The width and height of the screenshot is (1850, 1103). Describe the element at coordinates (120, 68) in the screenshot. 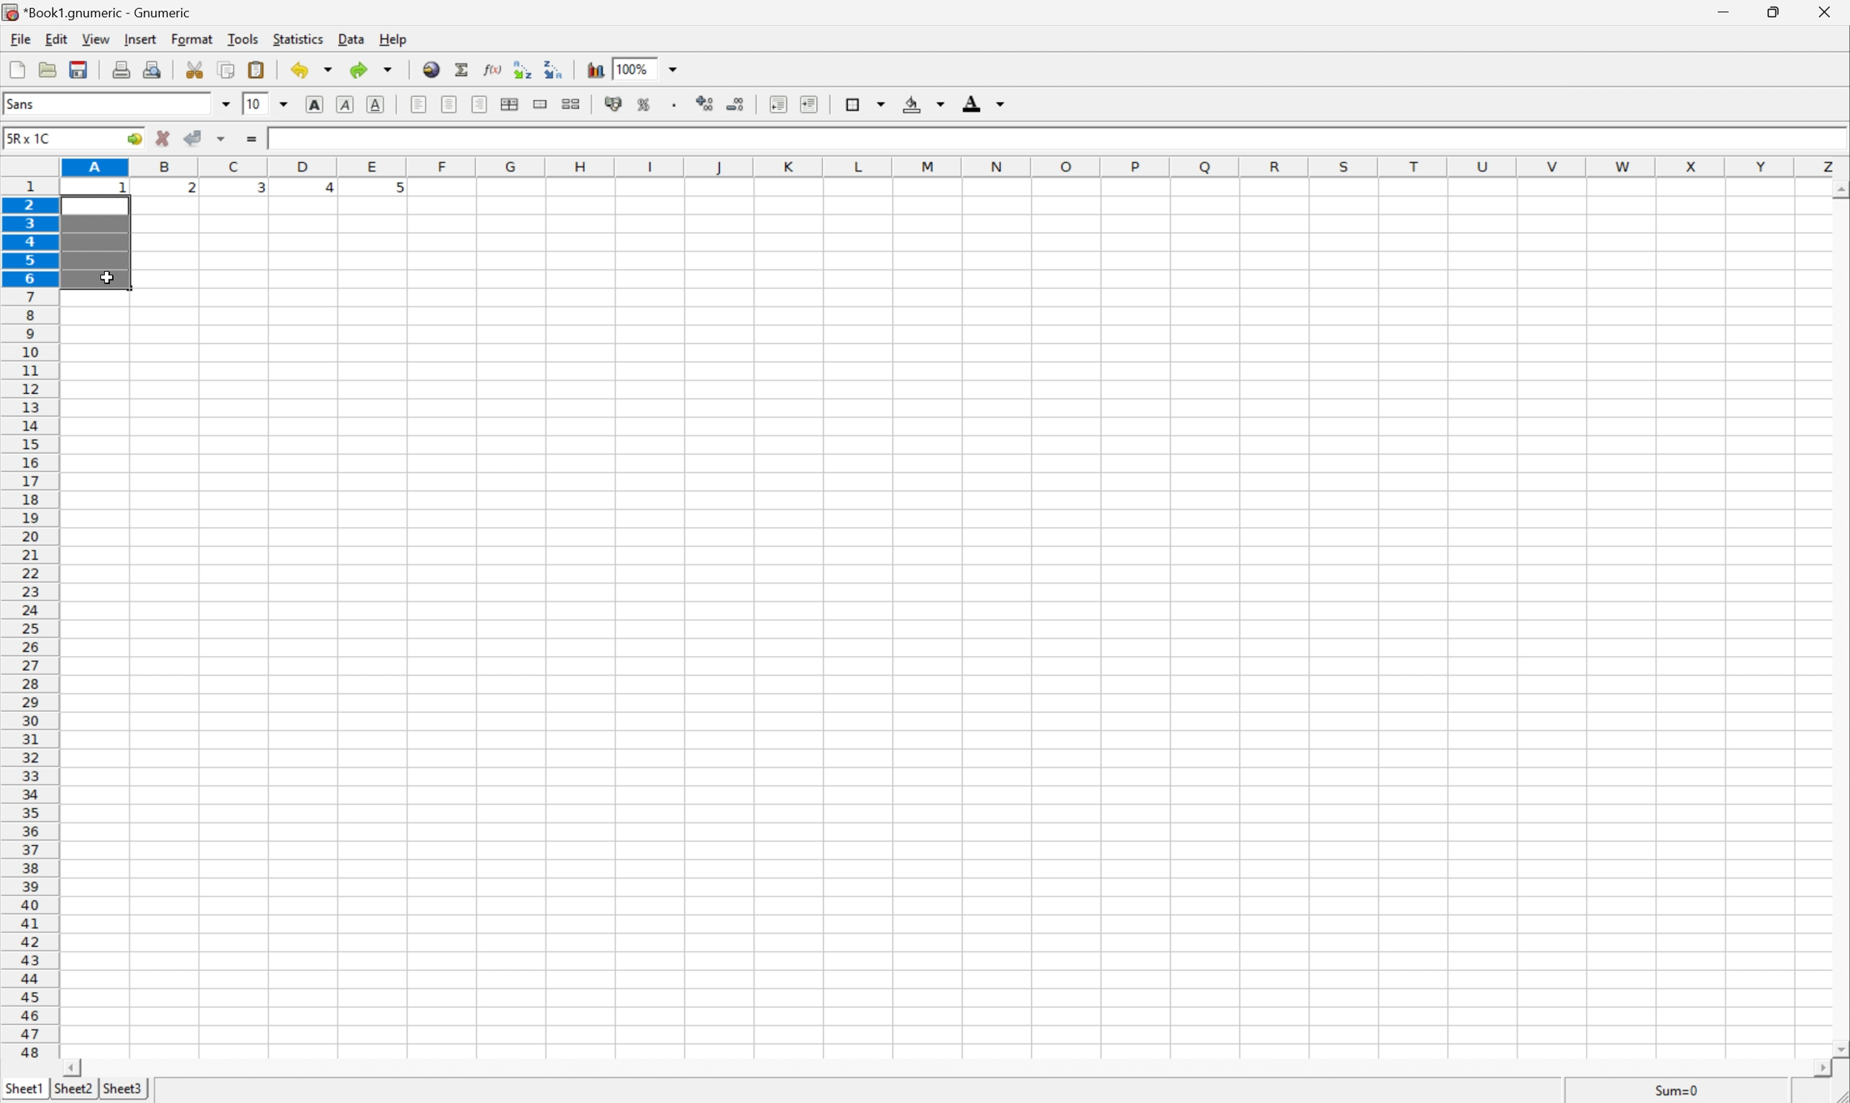

I see `print` at that location.